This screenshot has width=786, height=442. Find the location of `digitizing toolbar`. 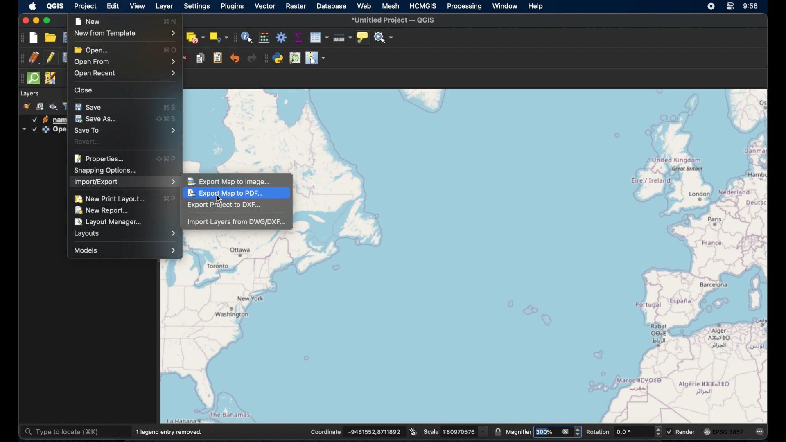

digitizing toolbar is located at coordinates (21, 59).